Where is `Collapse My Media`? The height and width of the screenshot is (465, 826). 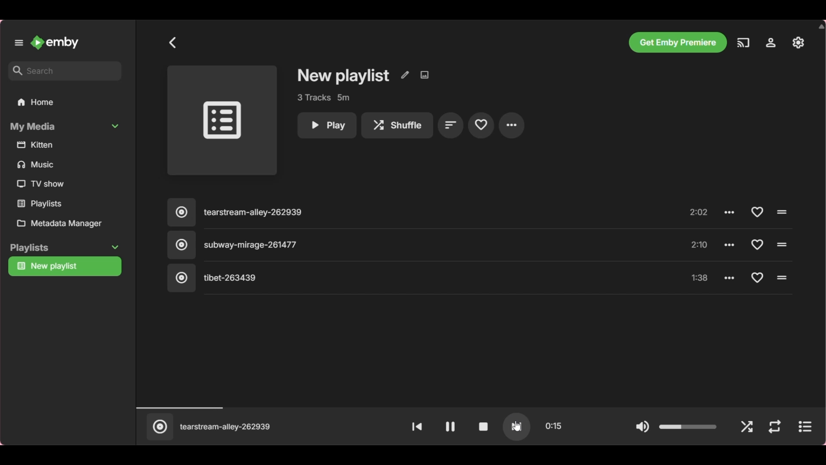 Collapse My Media is located at coordinates (65, 126).